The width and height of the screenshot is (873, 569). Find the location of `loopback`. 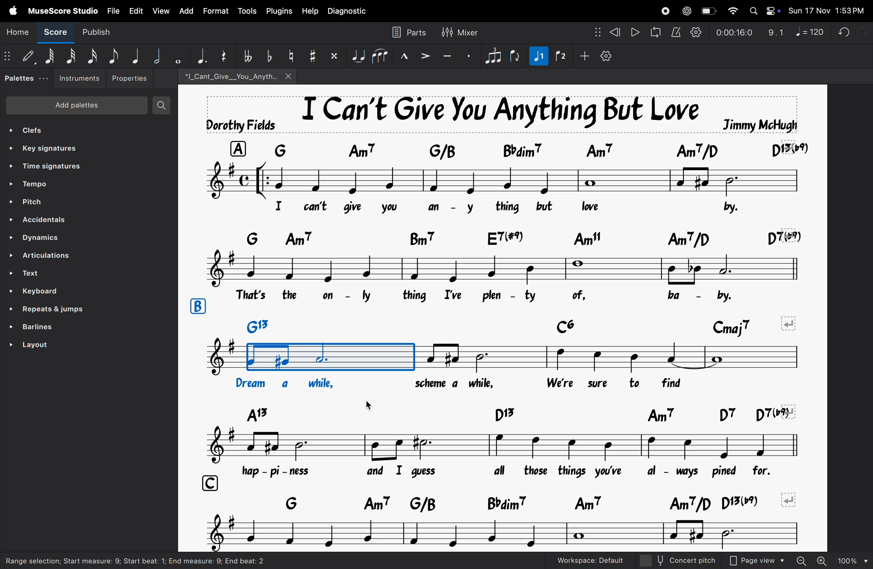

loopback is located at coordinates (655, 32).